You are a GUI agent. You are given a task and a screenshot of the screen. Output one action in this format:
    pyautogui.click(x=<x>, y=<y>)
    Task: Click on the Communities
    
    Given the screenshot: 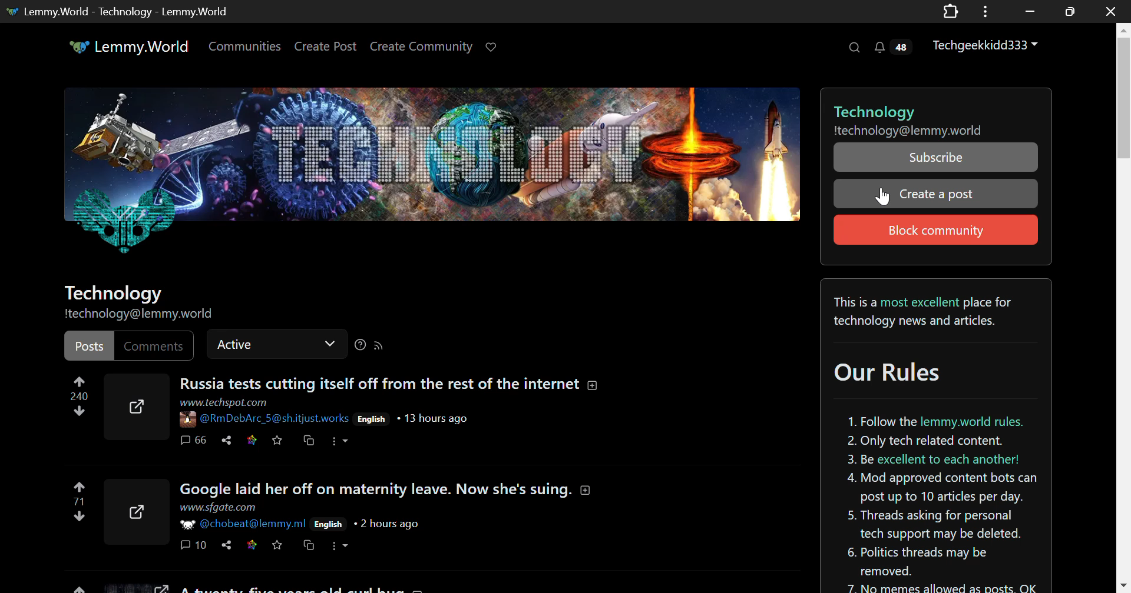 What is the action you would take?
    pyautogui.click(x=246, y=47)
    